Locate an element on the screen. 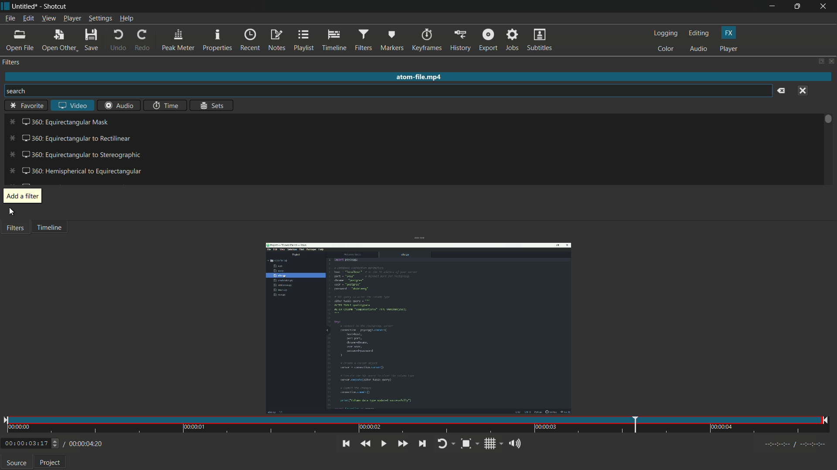 Image resolution: width=837 pixels, height=470 pixels. fx is located at coordinates (729, 32).